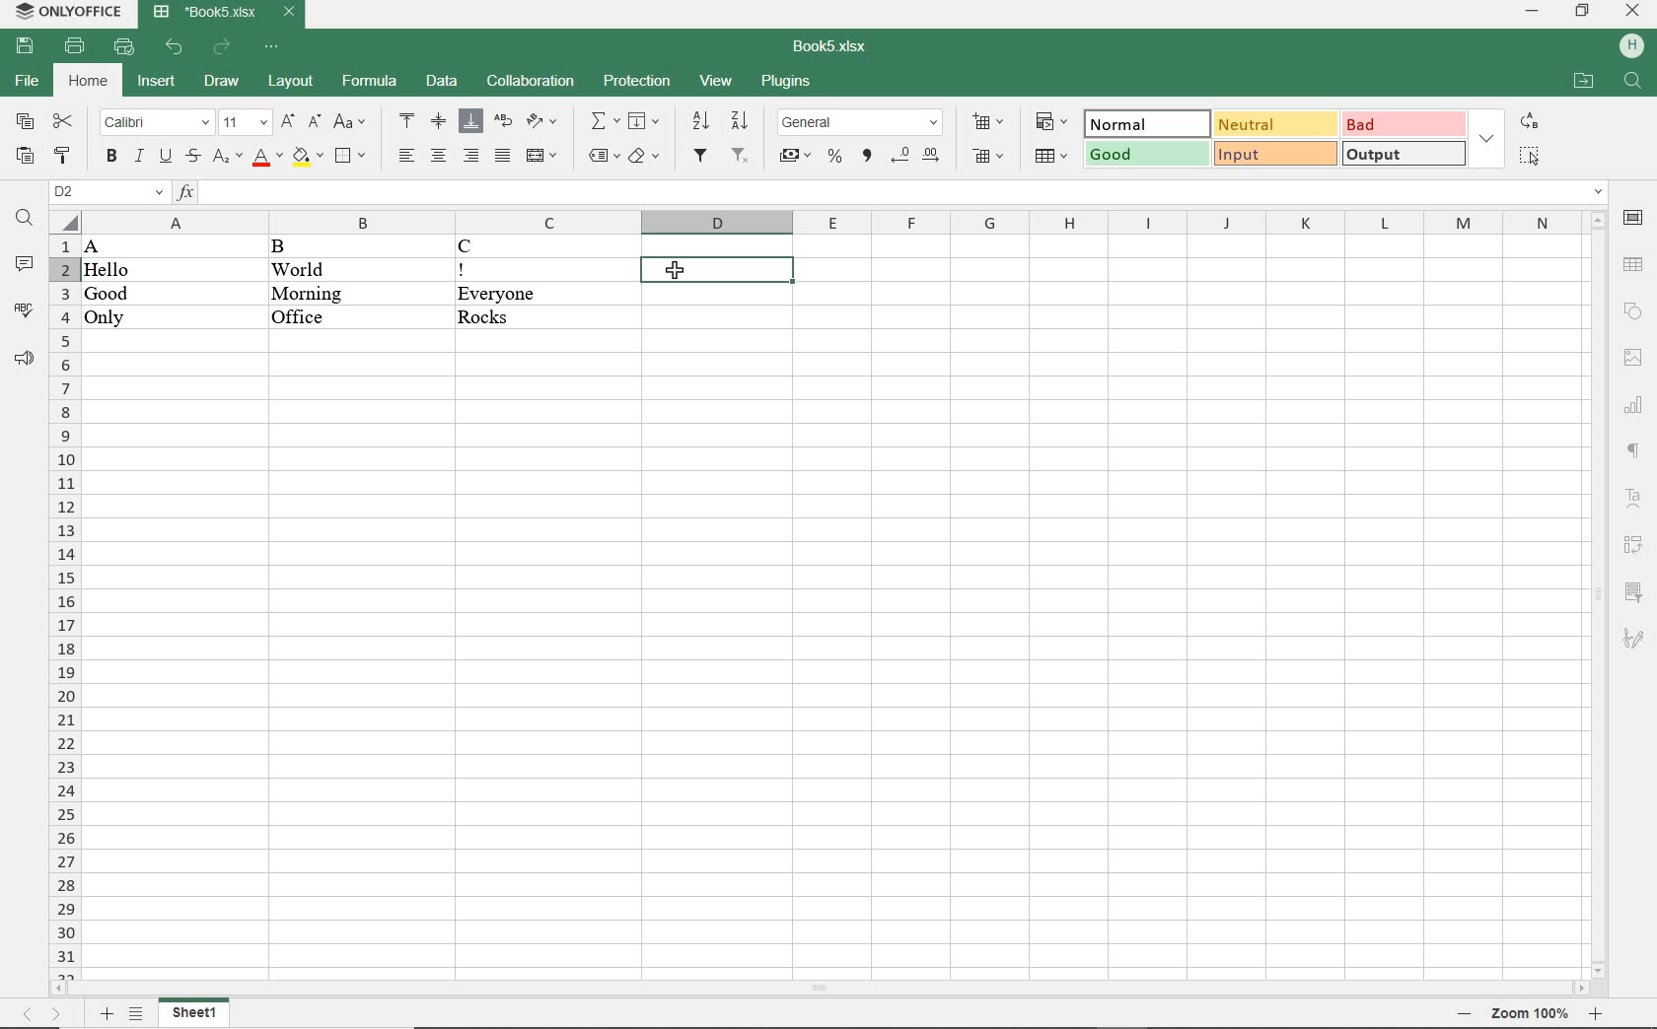  What do you see at coordinates (23, 266) in the screenshot?
I see `COMMENTS` at bounding box center [23, 266].